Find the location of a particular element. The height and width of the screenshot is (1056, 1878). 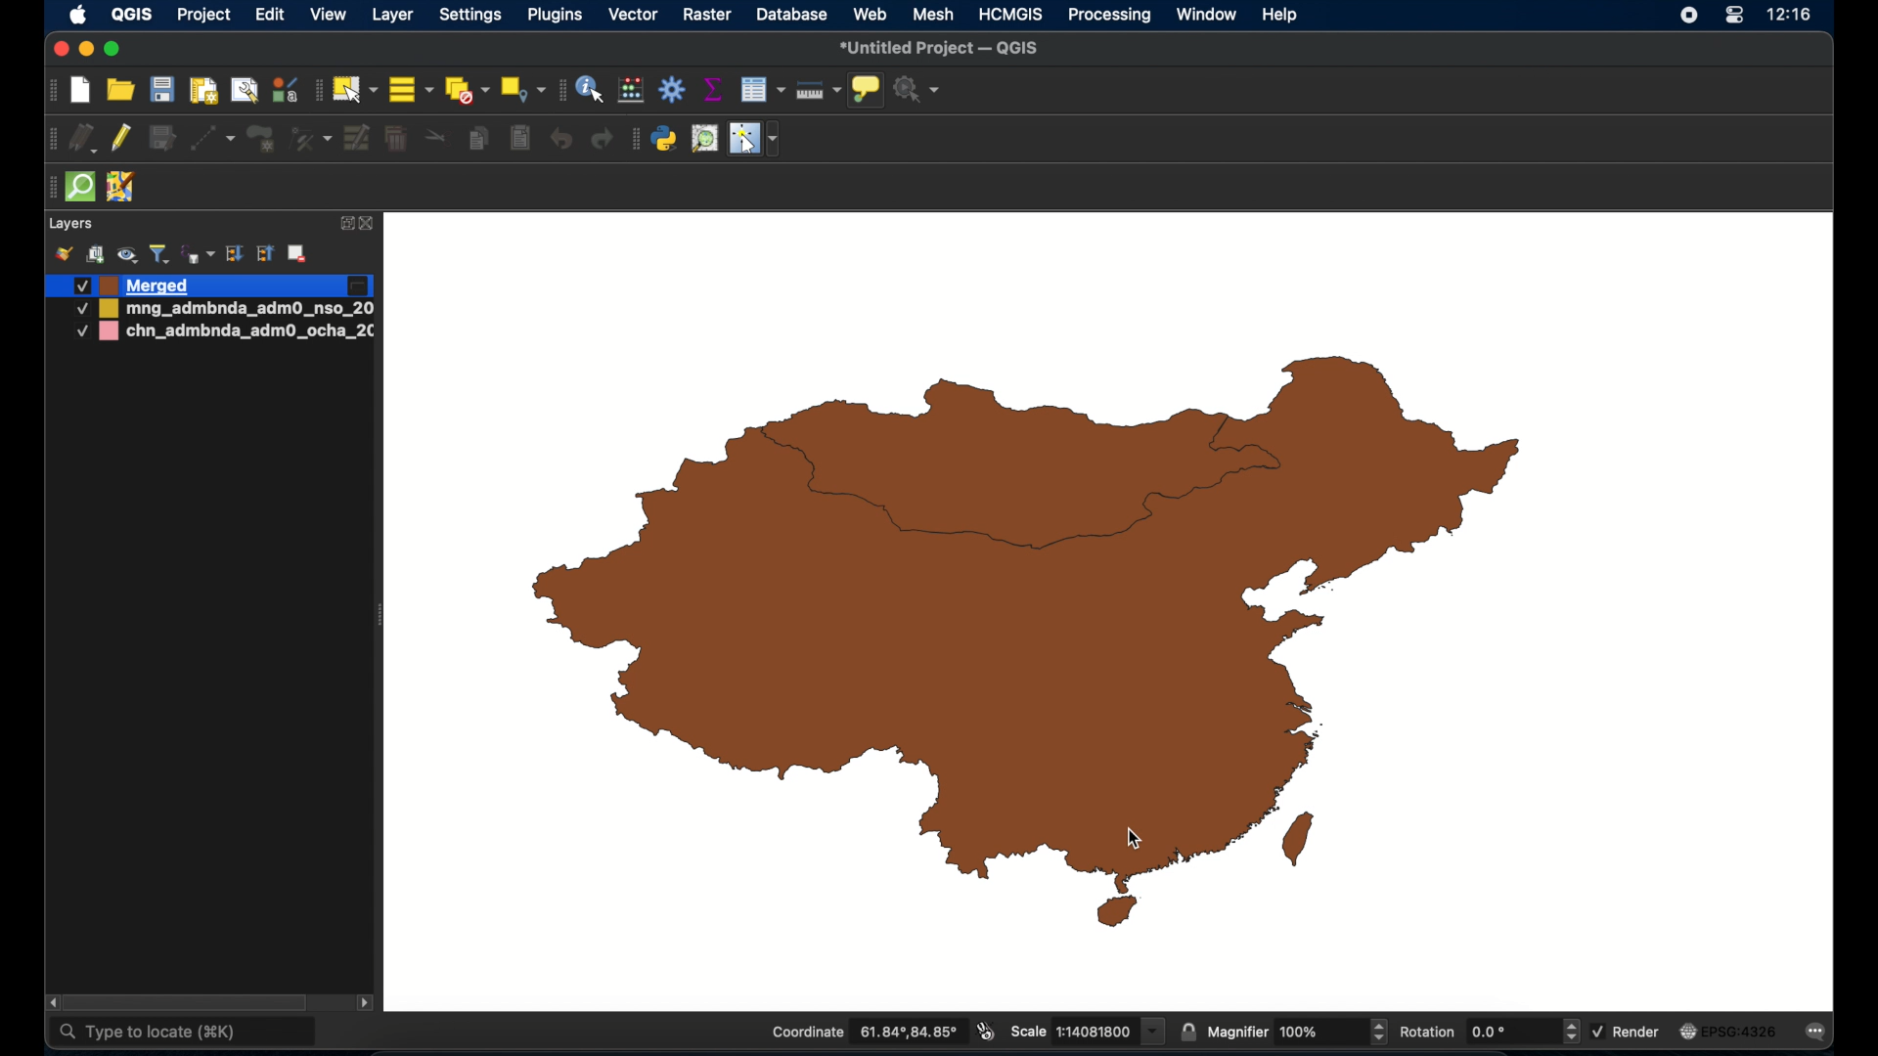

scroll left is located at coordinates (53, 1003).